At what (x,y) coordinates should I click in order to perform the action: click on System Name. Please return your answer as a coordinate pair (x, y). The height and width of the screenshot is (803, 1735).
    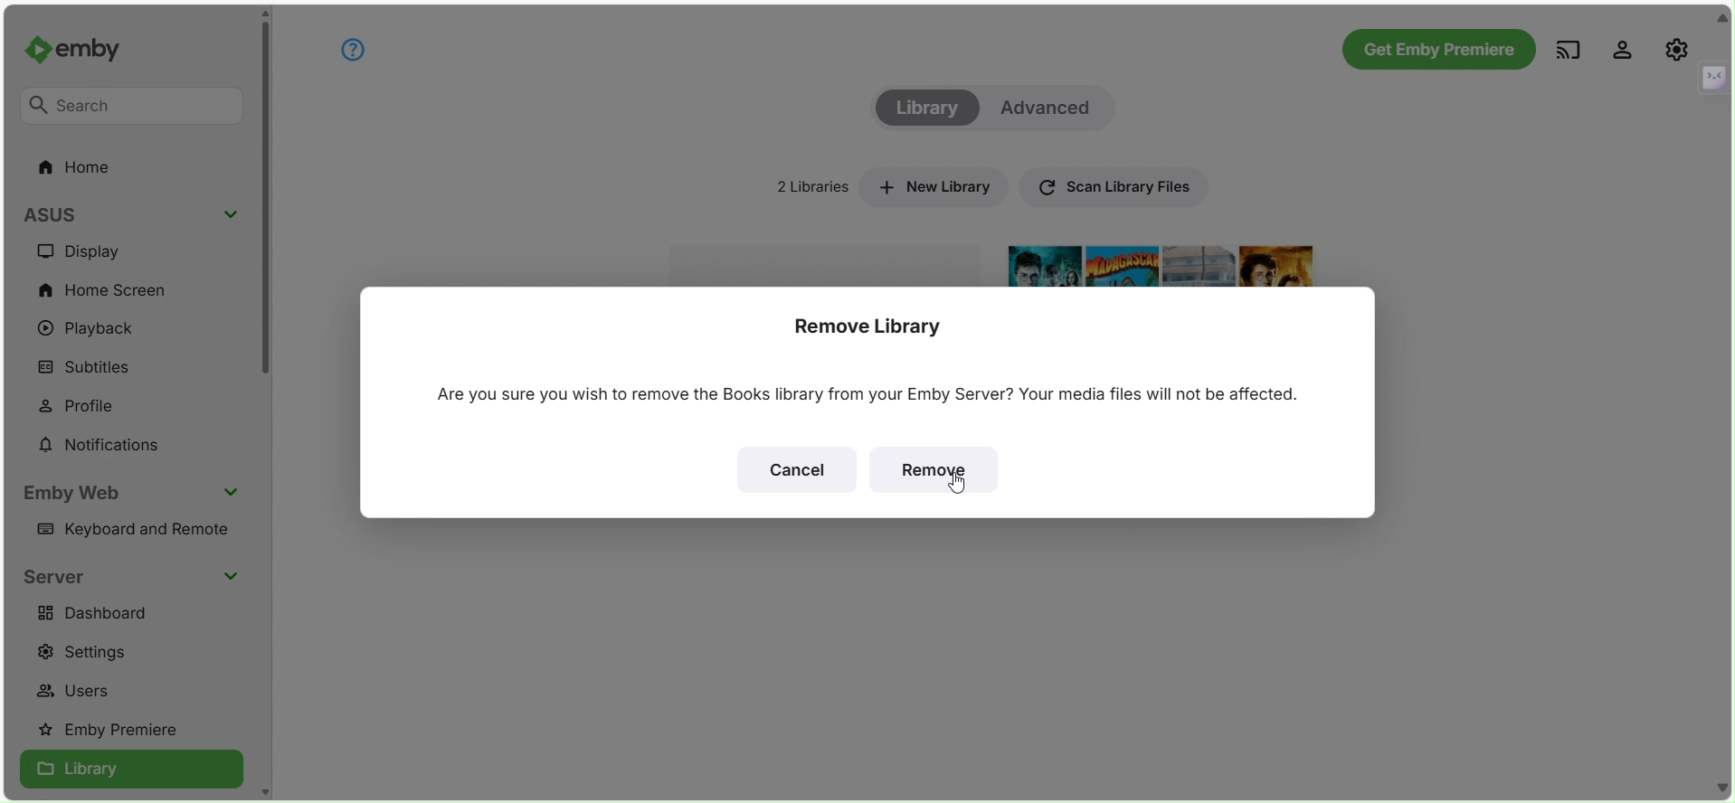
    Looking at the image, I should click on (66, 213).